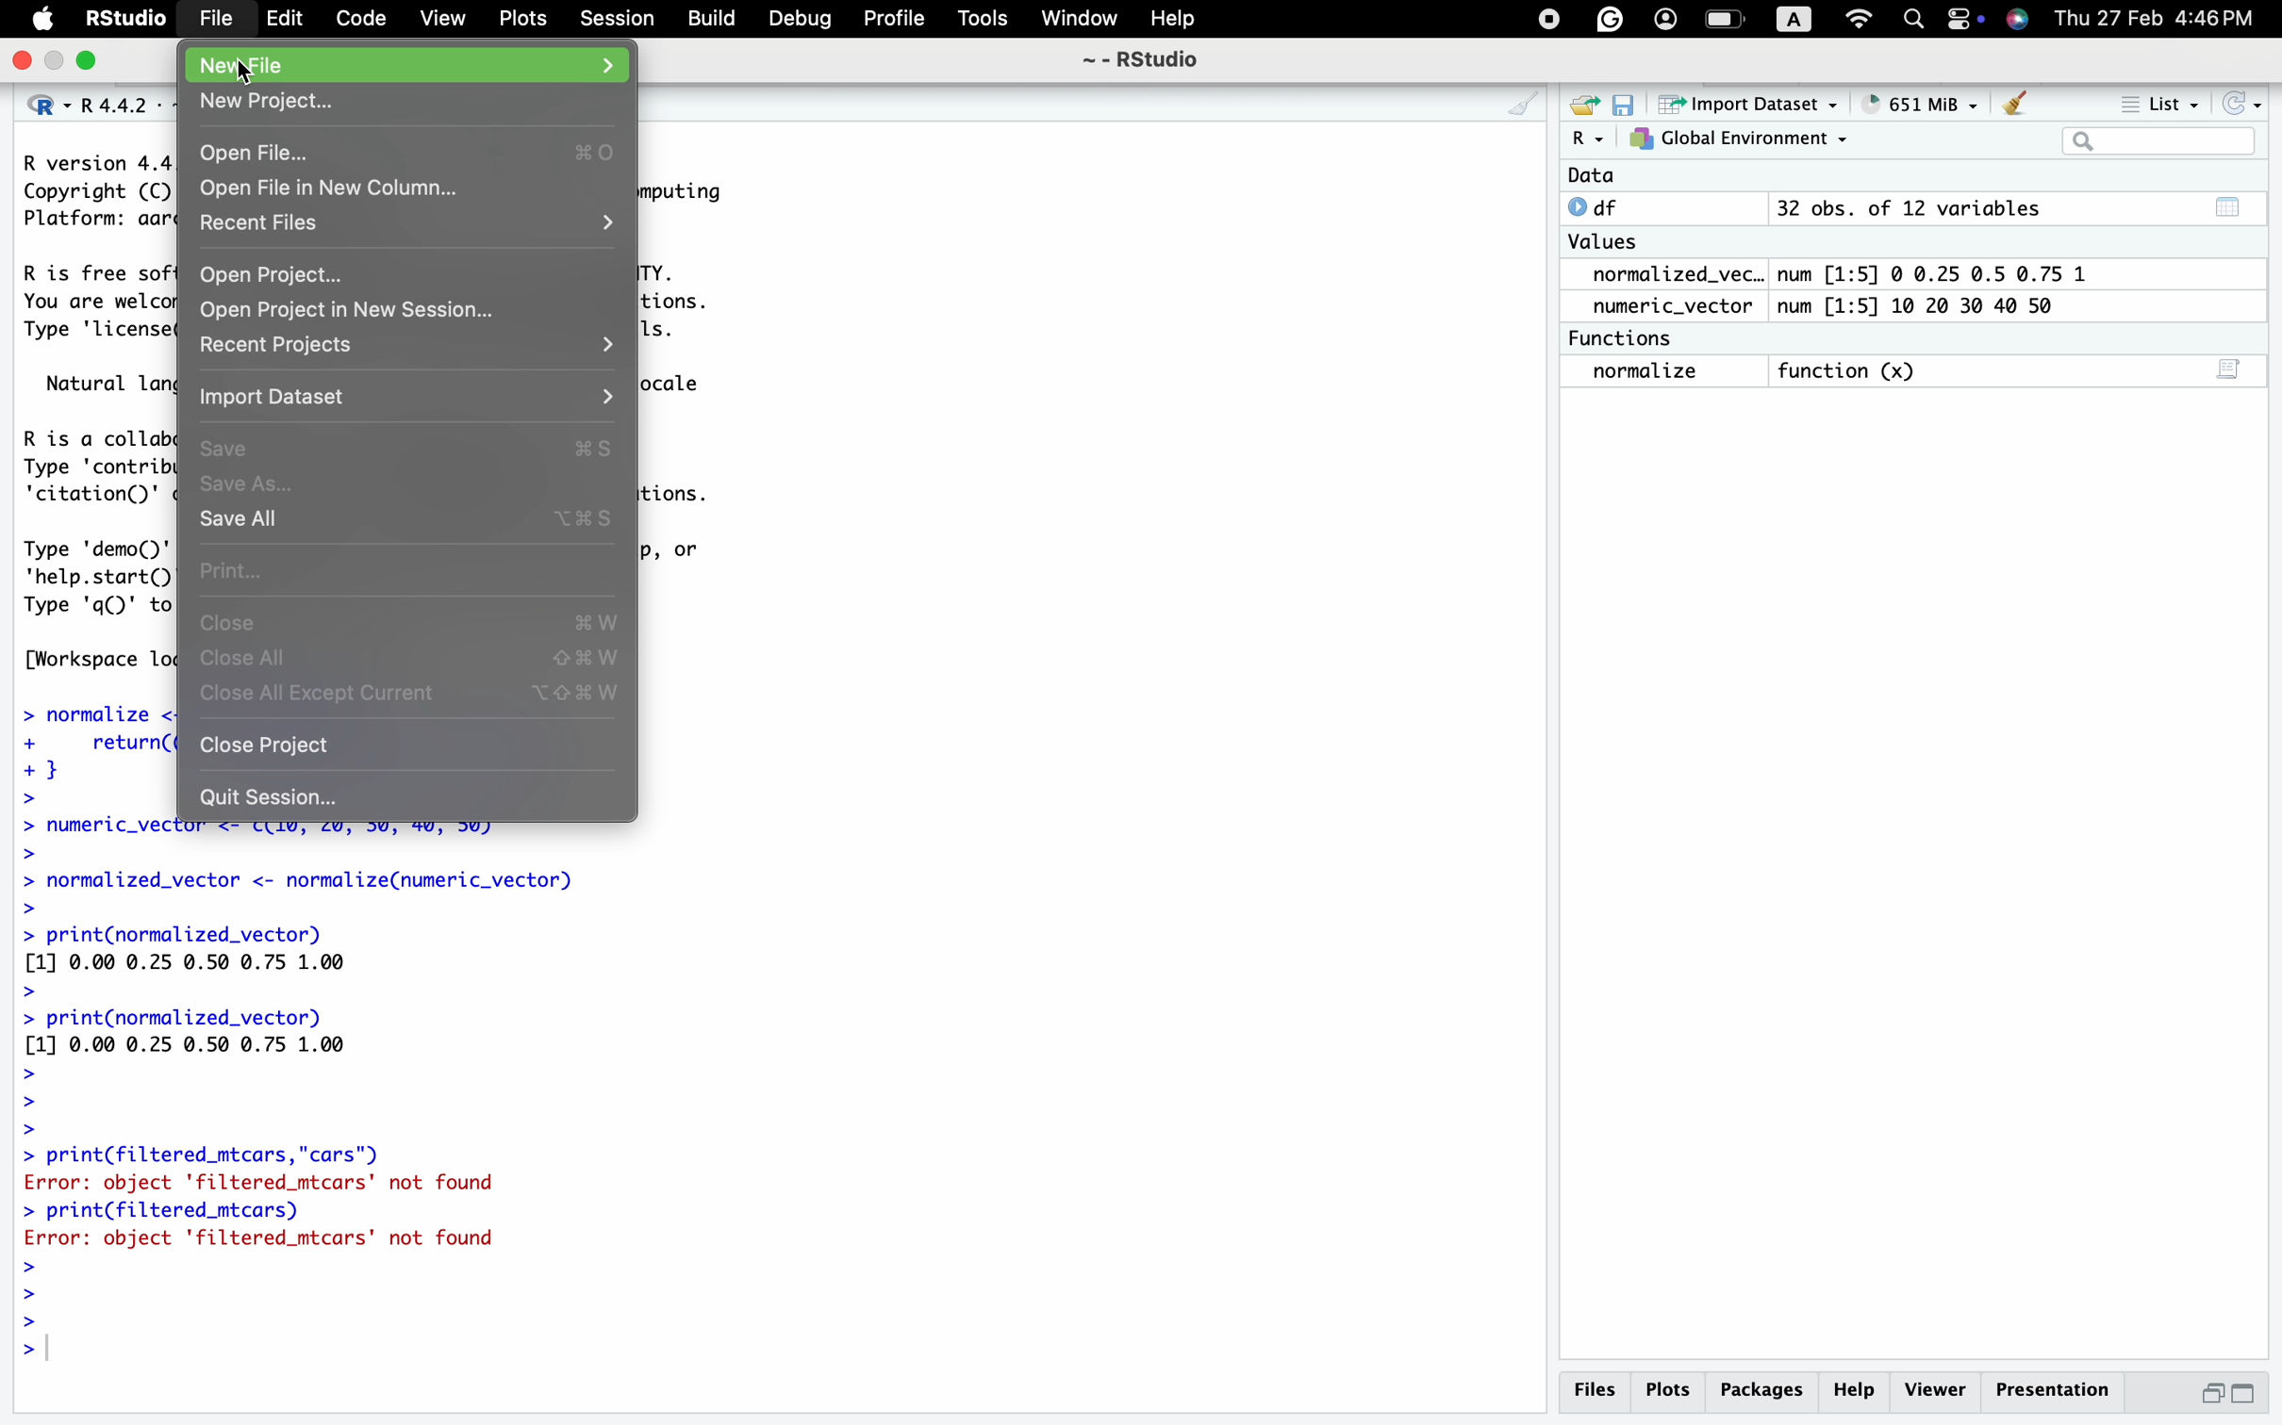 The image size is (2282, 1425). What do you see at coordinates (1727, 21) in the screenshot?
I see `battery` at bounding box center [1727, 21].